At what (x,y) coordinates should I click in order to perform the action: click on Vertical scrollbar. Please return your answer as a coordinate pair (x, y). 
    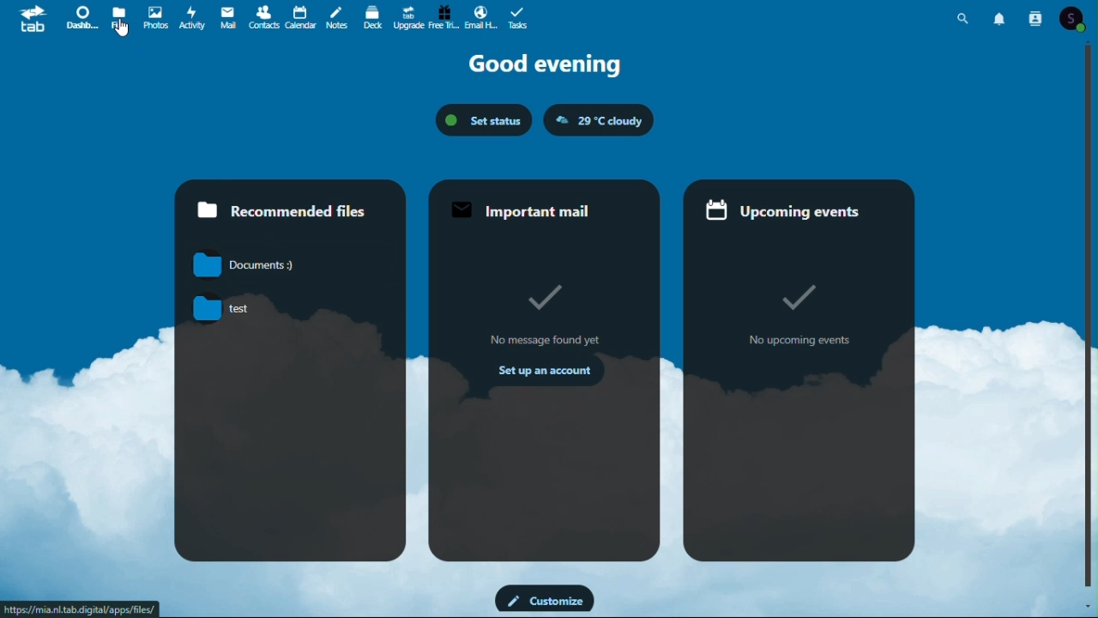
    Looking at the image, I should click on (1091, 321).